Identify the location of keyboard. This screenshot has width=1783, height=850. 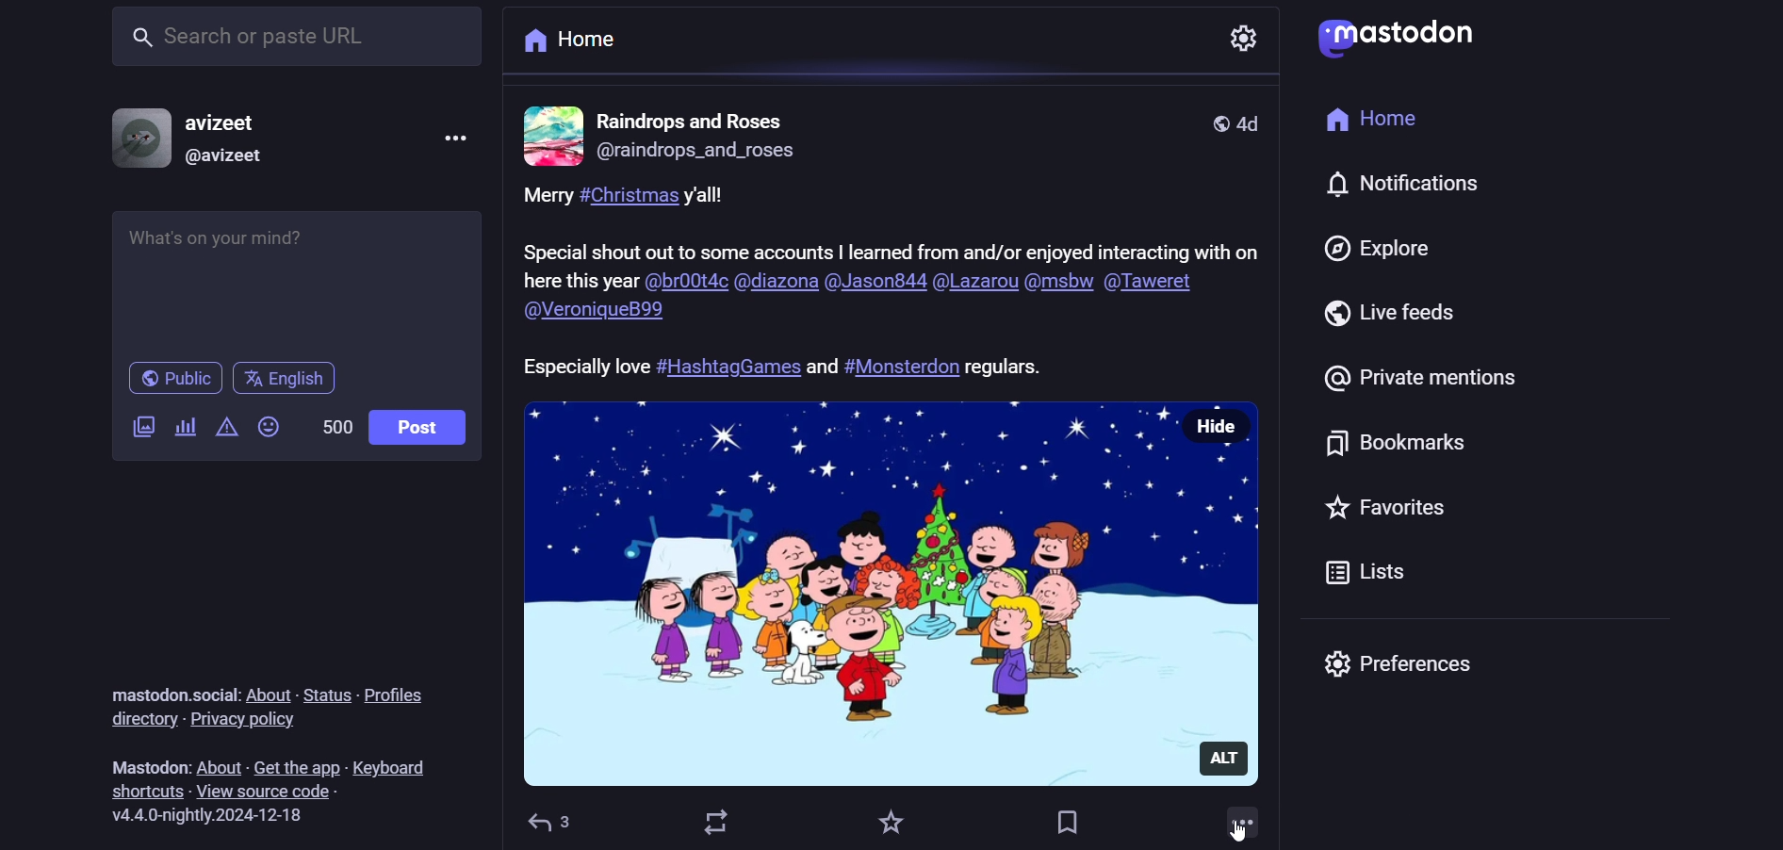
(395, 766).